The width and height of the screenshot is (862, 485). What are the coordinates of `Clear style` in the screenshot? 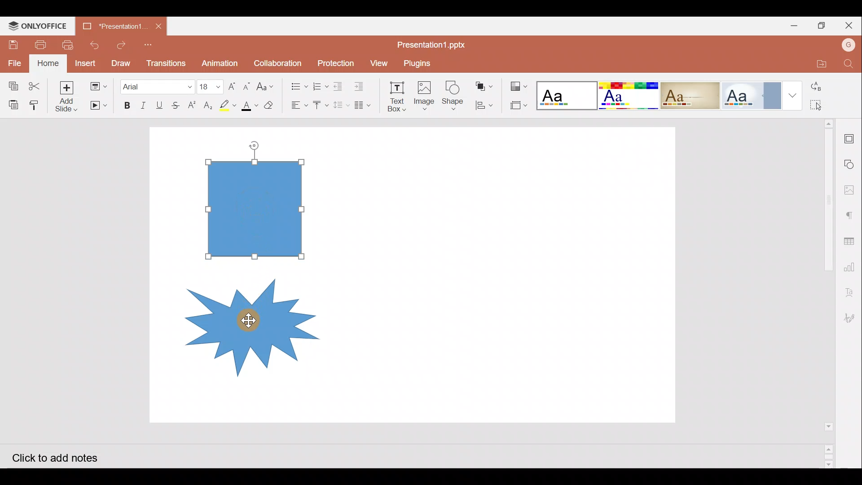 It's located at (270, 104).